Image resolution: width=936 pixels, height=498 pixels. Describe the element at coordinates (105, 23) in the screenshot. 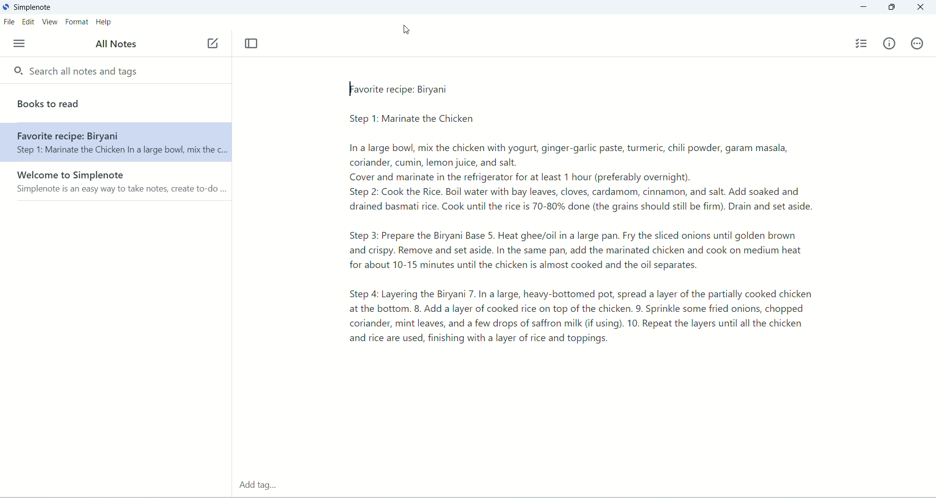

I see `help` at that location.